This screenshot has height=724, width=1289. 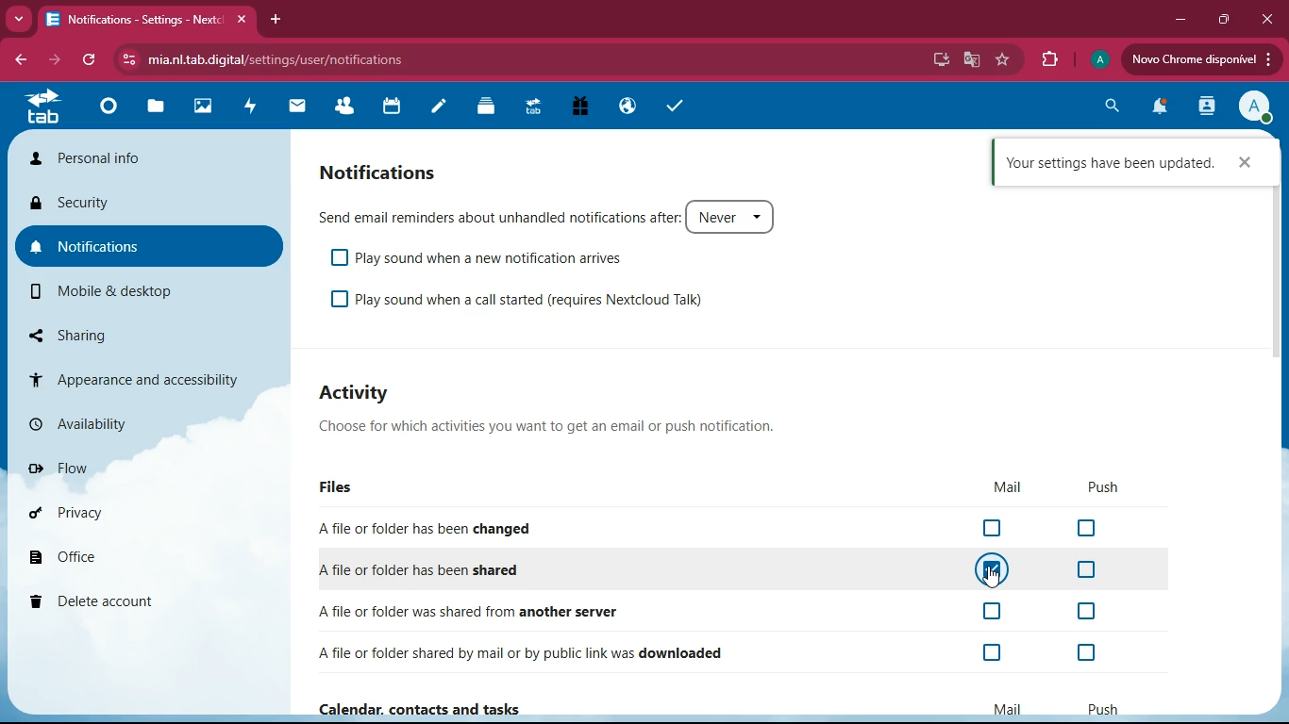 What do you see at coordinates (482, 257) in the screenshot?
I see `play sound` at bounding box center [482, 257].